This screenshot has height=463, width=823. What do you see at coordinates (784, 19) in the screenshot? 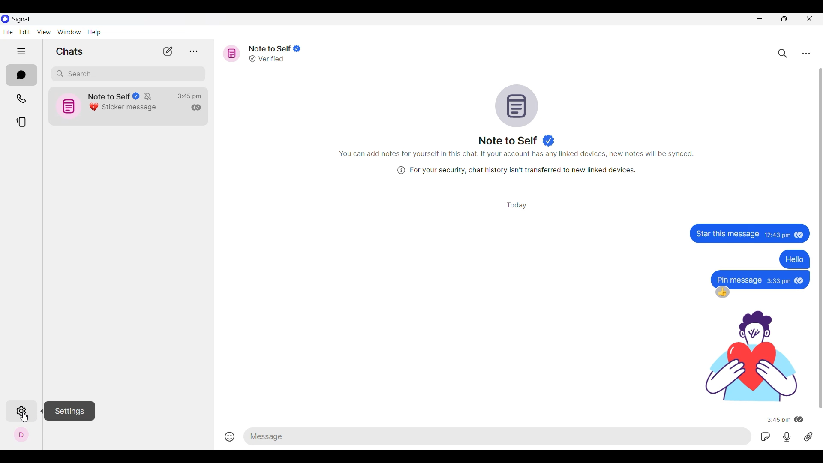
I see `Restore down` at bounding box center [784, 19].